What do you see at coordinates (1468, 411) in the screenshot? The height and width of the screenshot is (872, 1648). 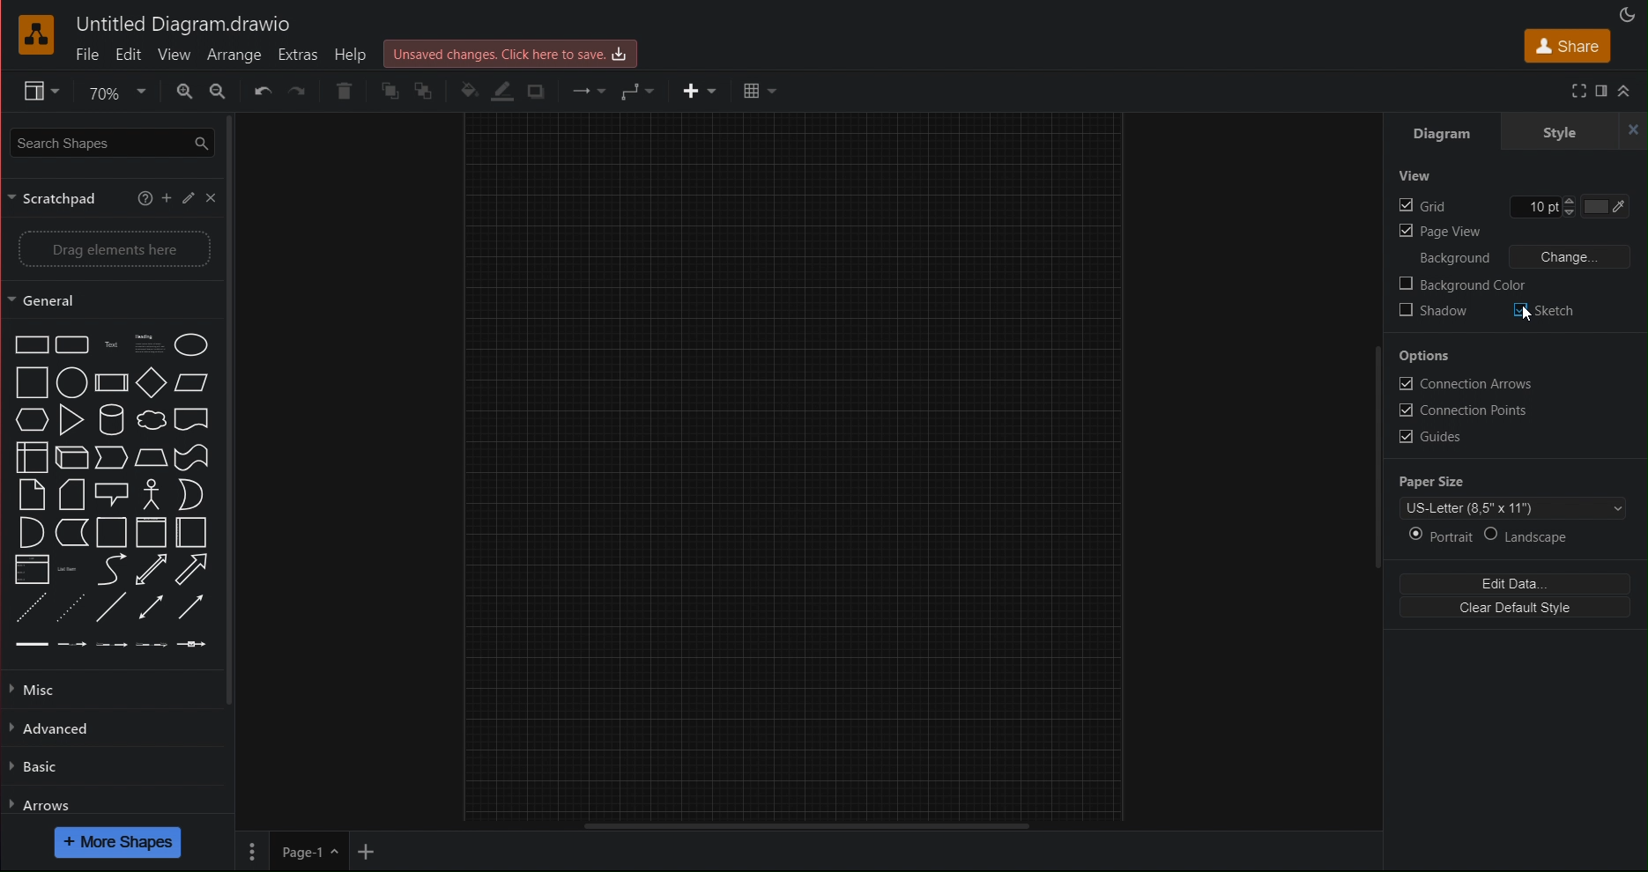 I see `Connection Points` at bounding box center [1468, 411].